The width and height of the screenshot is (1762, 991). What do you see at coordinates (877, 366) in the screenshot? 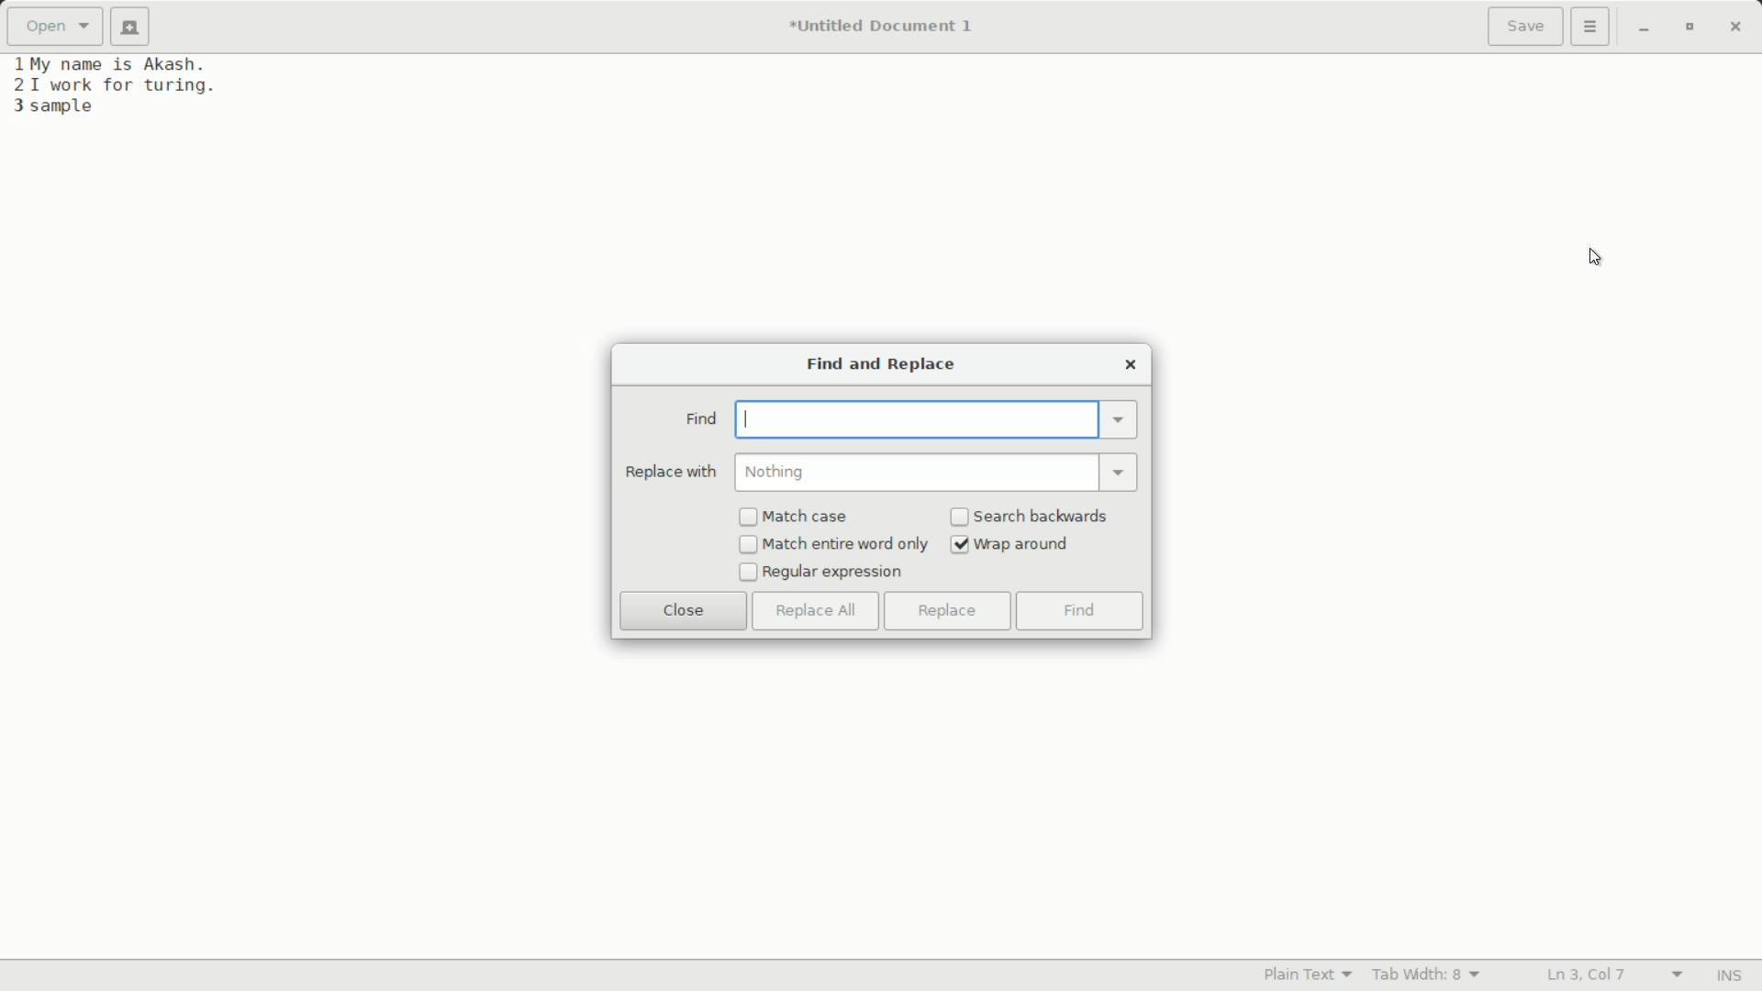
I see `find and replace` at bounding box center [877, 366].